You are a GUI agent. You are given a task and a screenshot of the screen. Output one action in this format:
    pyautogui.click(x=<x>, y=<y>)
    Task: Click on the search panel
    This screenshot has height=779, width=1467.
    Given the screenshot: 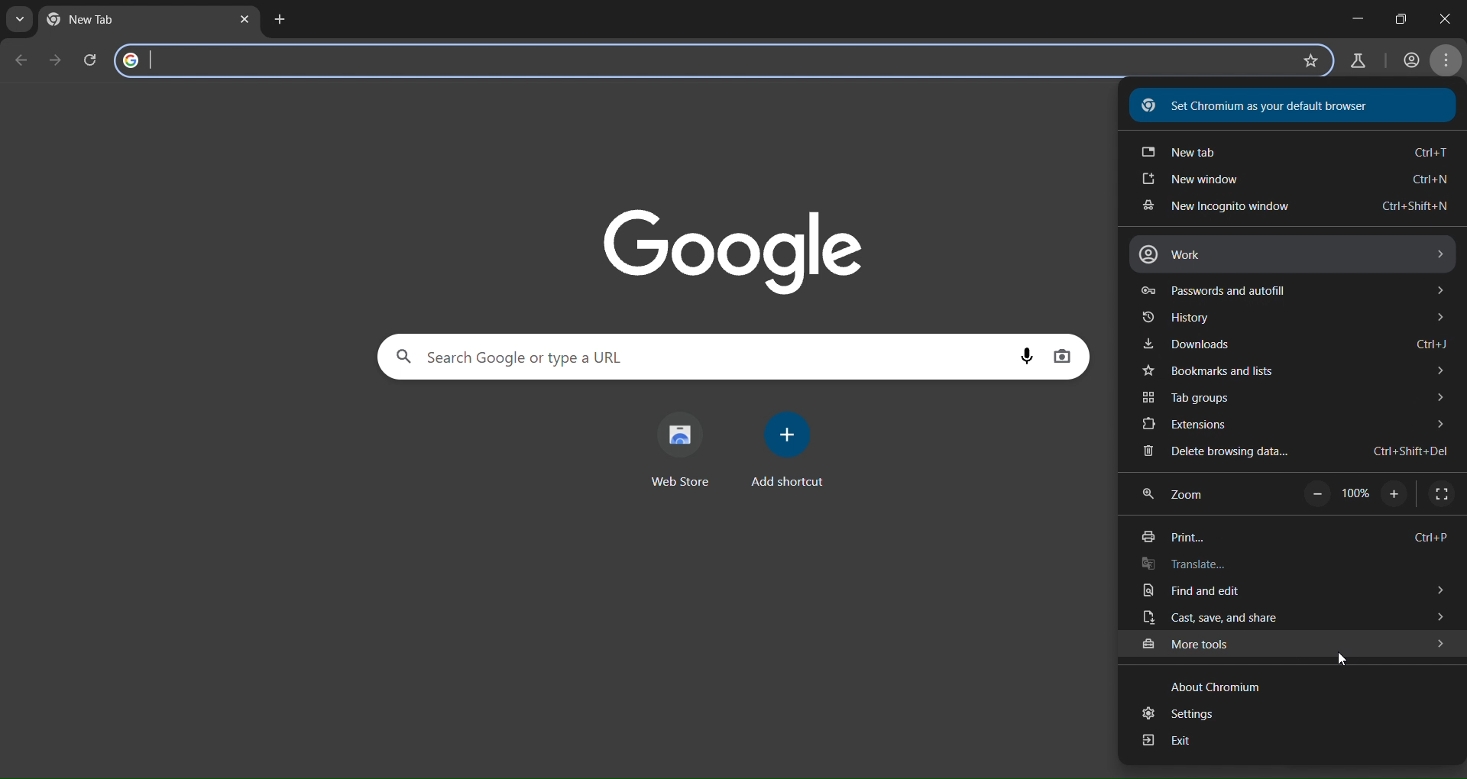 What is the action you would take?
    pyautogui.click(x=228, y=59)
    